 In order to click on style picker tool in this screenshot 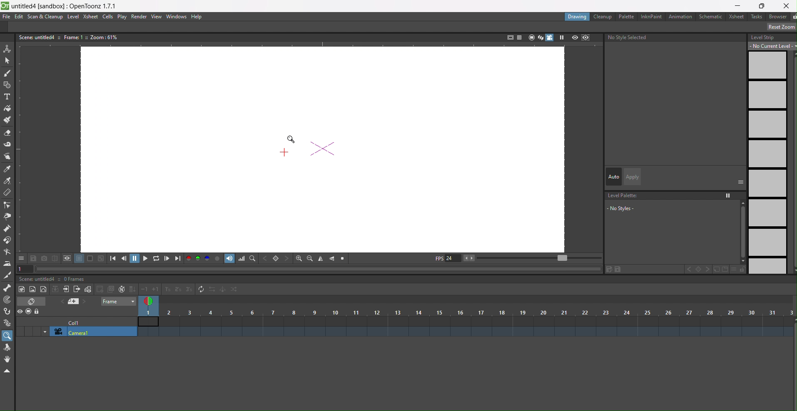, I will do `click(9, 156)`.